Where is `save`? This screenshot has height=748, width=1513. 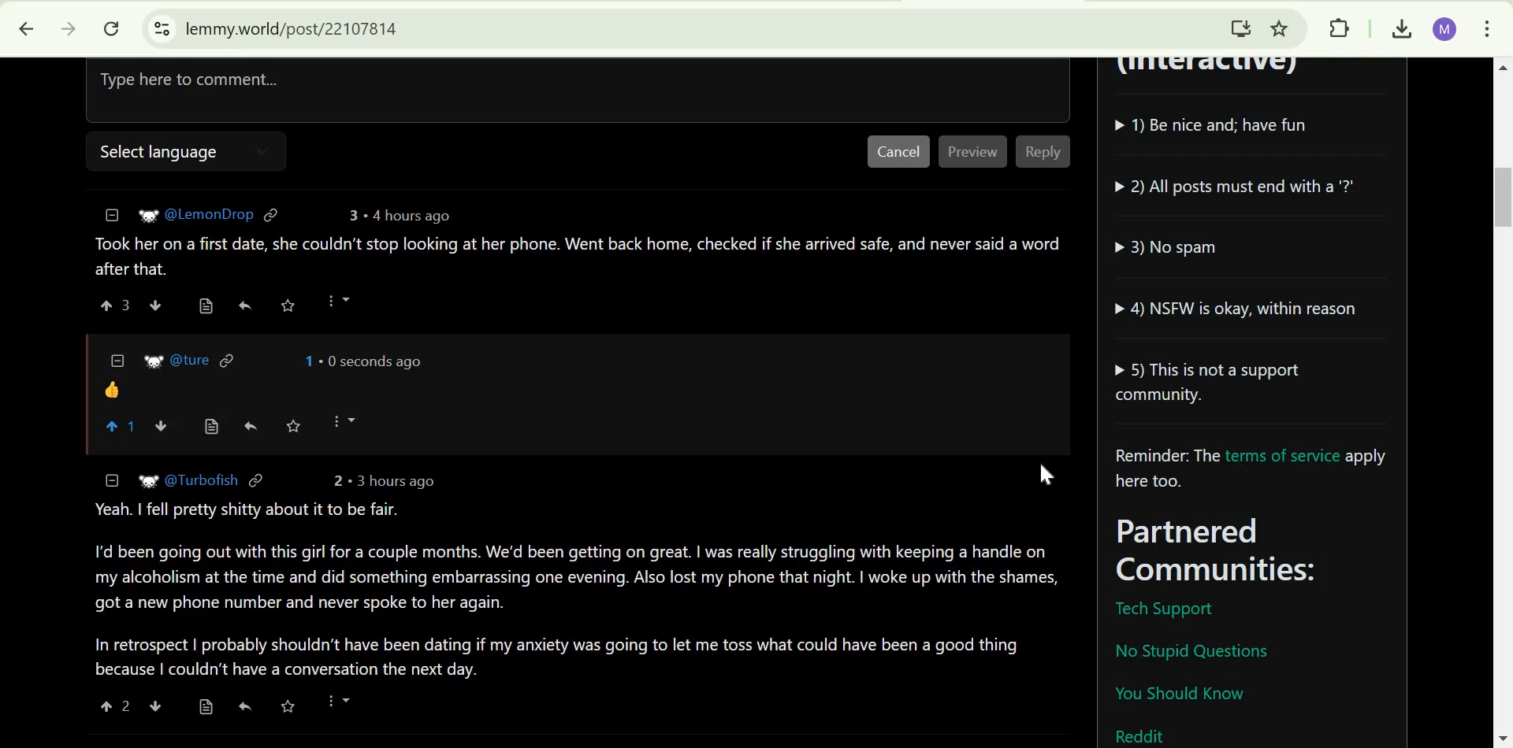
save is located at coordinates (288, 305).